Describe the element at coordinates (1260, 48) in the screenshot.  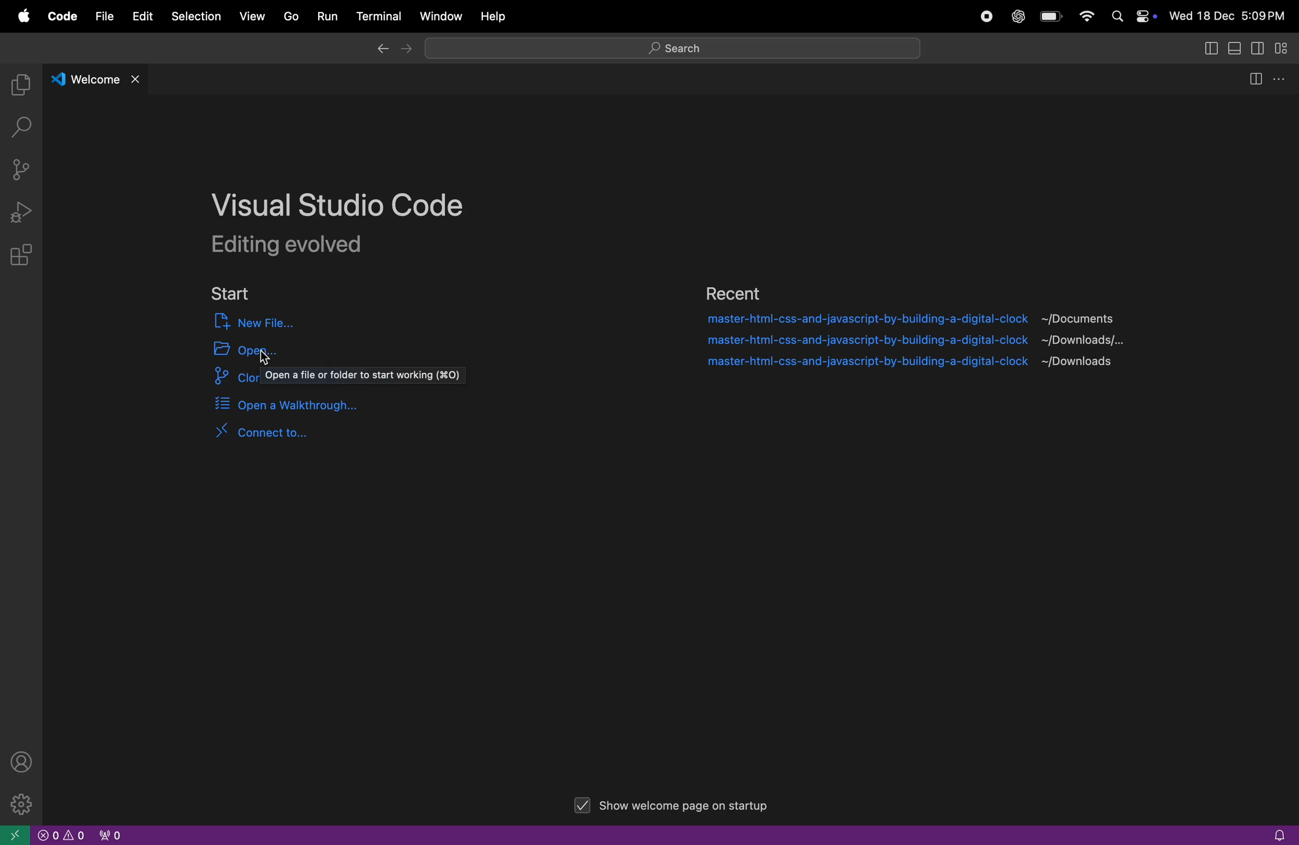
I see `toggle secondary side panel` at that location.